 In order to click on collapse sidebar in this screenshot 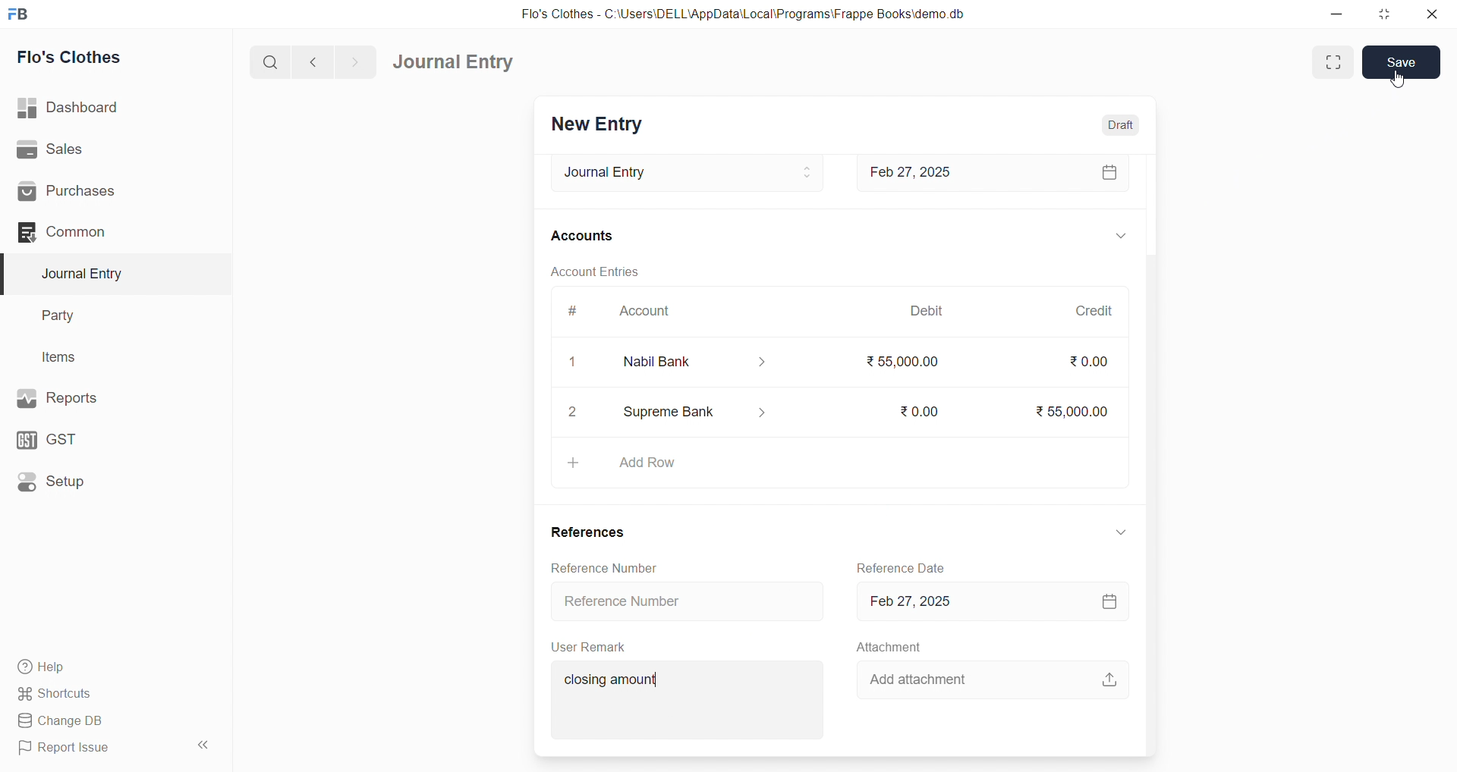, I will do `click(206, 745)`.